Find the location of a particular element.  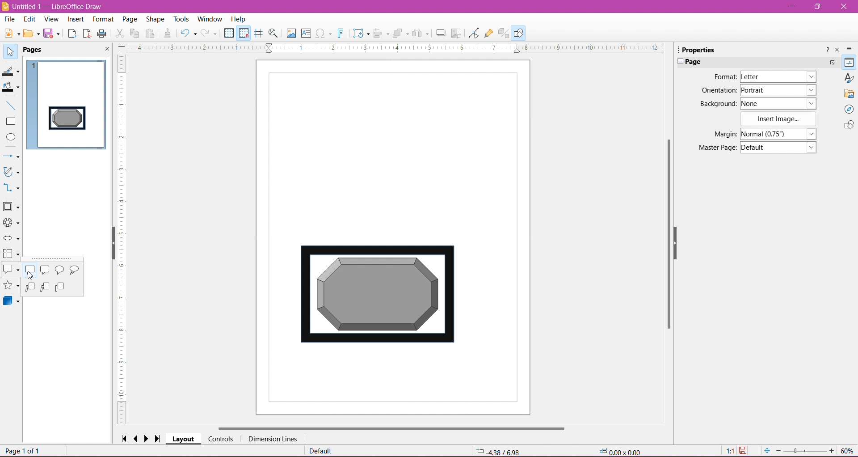

1:1 is located at coordinates (729, 451).